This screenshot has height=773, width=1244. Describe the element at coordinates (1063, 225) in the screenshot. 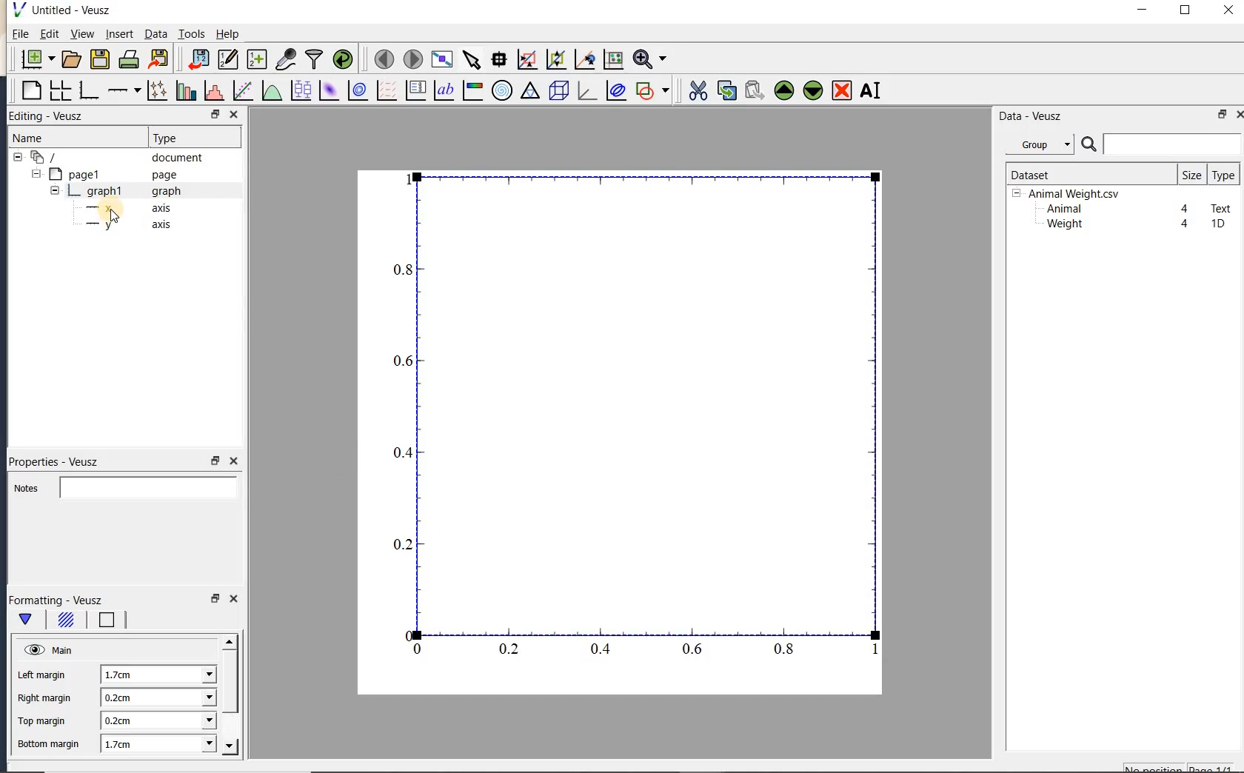

I see `Weight` at that location.